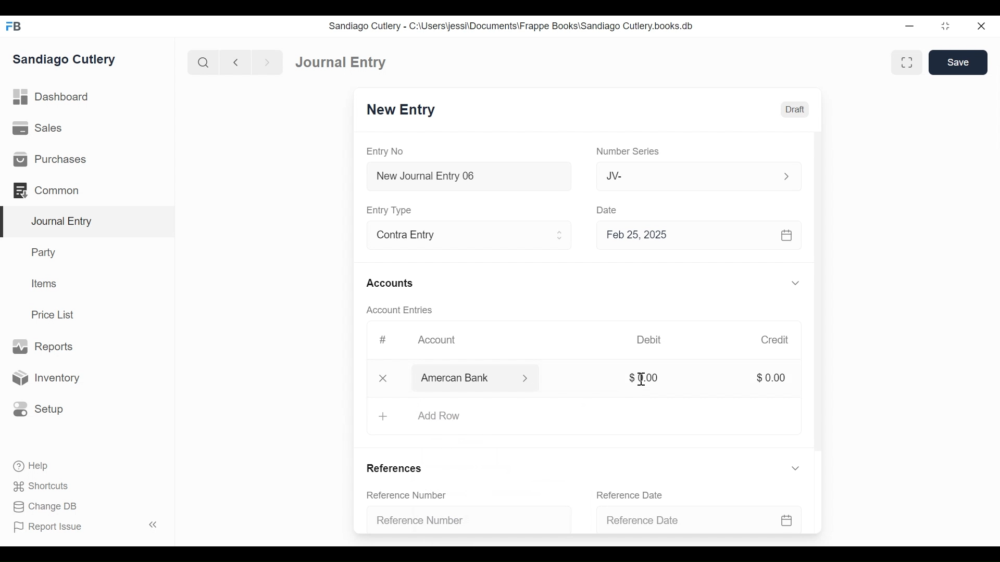 This screenshot has height=562, width=1000. I want to click on +, so click(382, 417).